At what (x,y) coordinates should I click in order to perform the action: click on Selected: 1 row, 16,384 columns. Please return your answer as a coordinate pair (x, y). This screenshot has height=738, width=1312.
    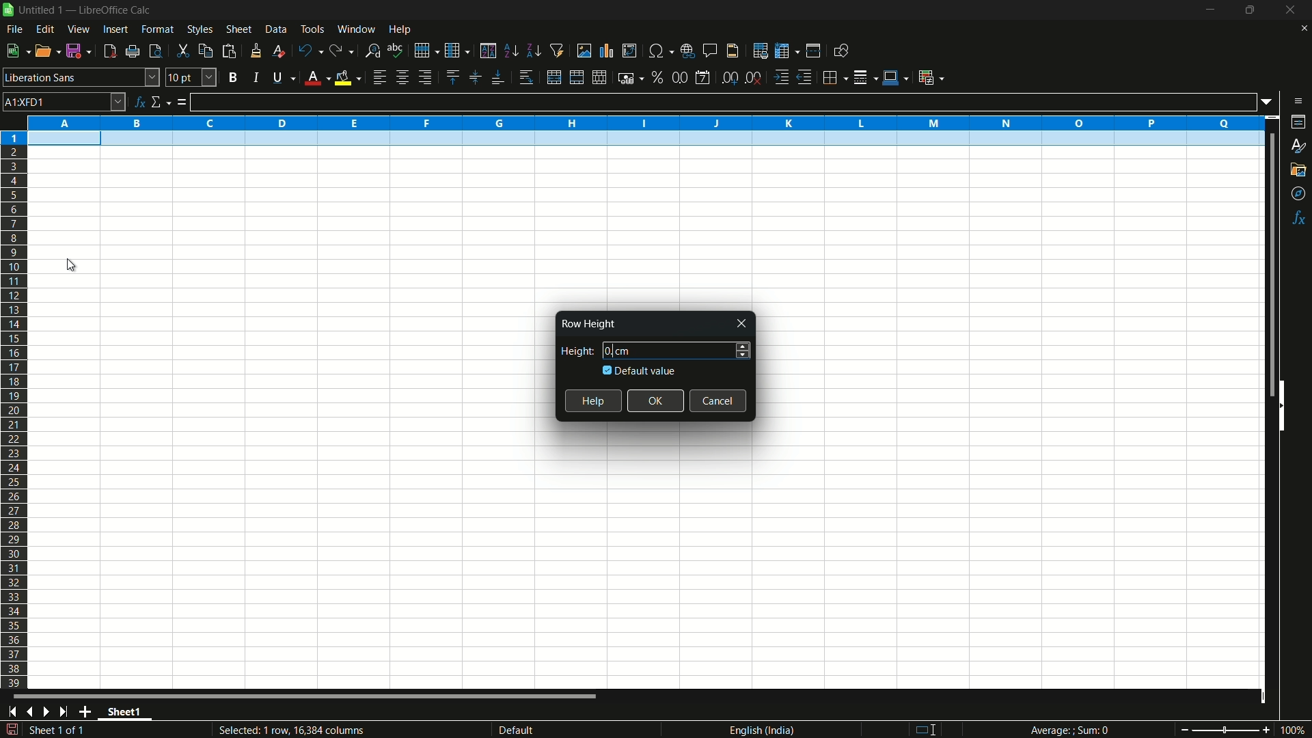
    Looking at the image, I should click on (288, 729).